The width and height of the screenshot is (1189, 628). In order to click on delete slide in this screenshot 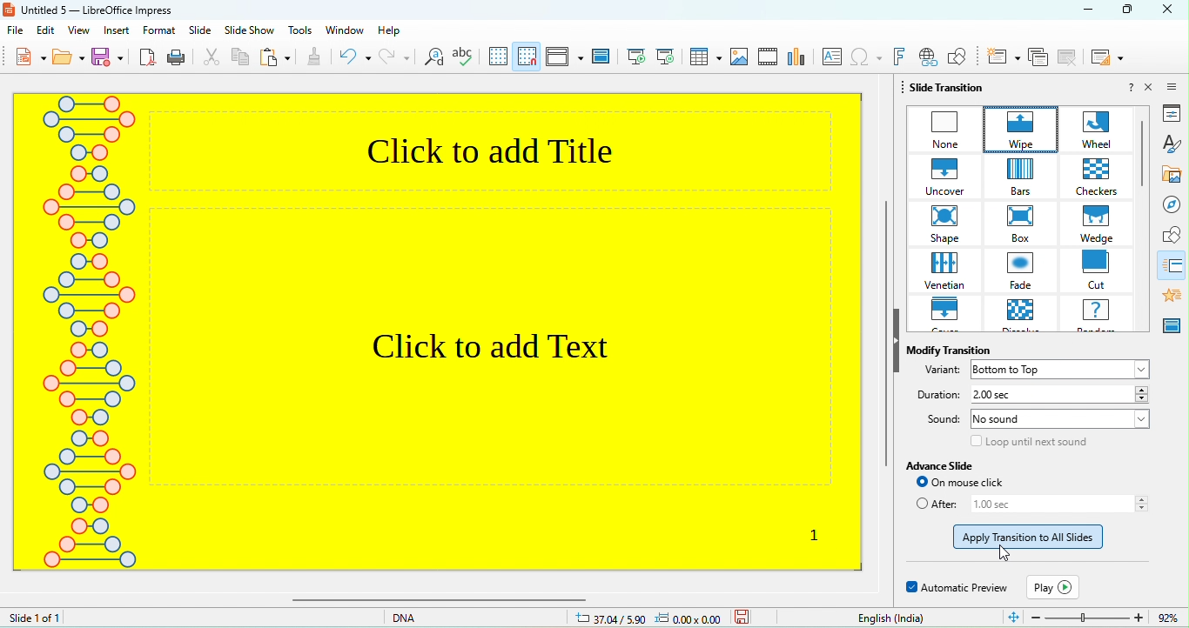, I will do `click(1066, 58)`.